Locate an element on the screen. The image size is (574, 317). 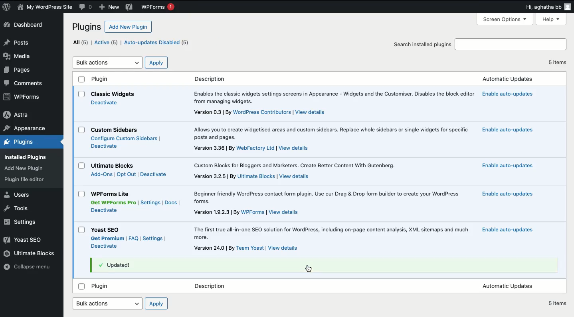
Configure custom sidebars is located at coordinates (125, 139).